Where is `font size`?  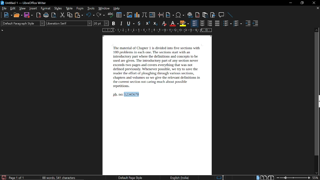 font size is located at coordinates (101, 23).